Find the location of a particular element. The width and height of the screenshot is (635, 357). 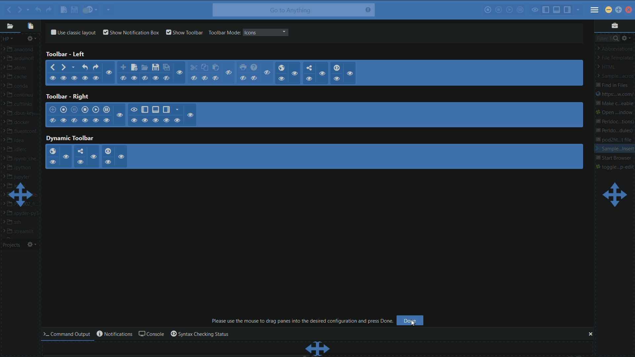

hide/show is located at coordinates (74, 120).